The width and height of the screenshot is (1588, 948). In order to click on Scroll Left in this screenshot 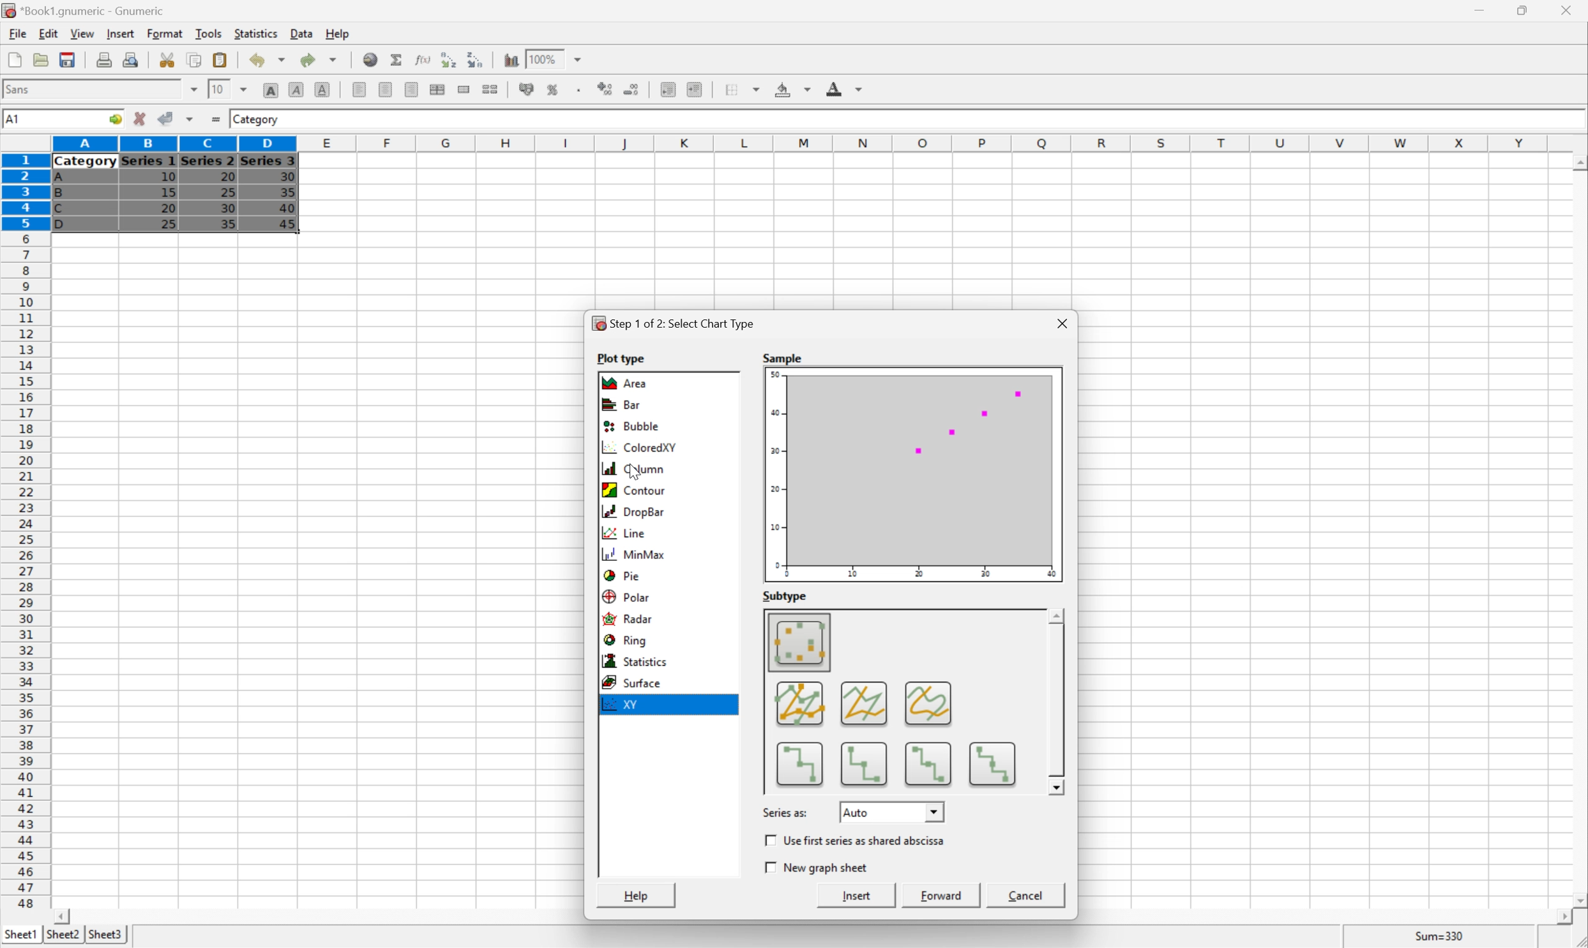, I will do `click(64, 917)`.